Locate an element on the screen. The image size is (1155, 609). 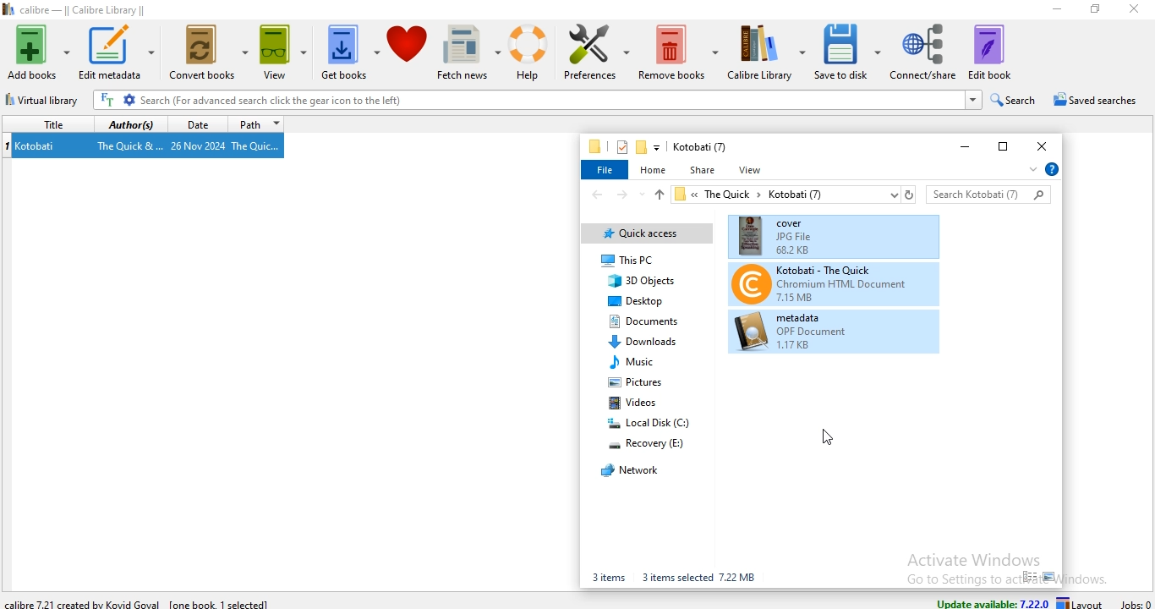
restore is located at coordinates (1000, 145).